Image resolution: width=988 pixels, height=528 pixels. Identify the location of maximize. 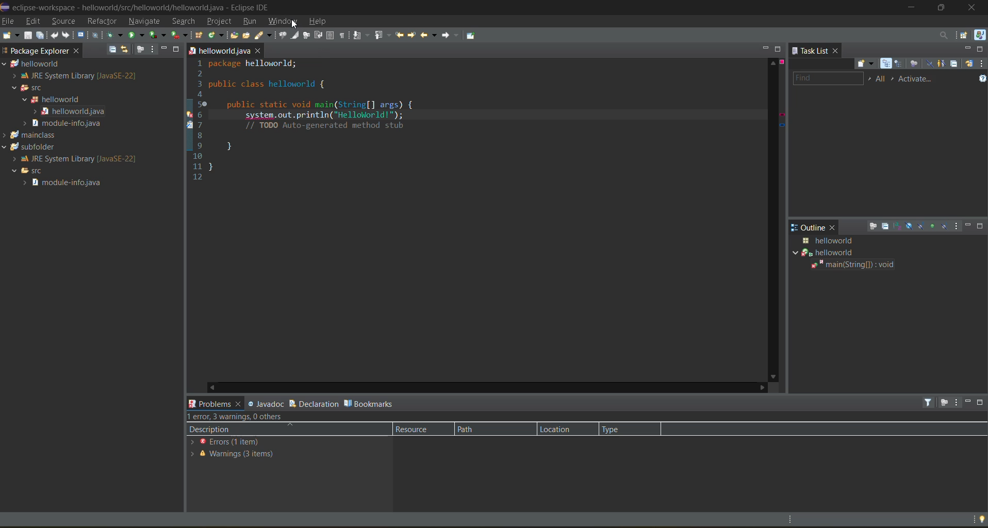
(982, 226).